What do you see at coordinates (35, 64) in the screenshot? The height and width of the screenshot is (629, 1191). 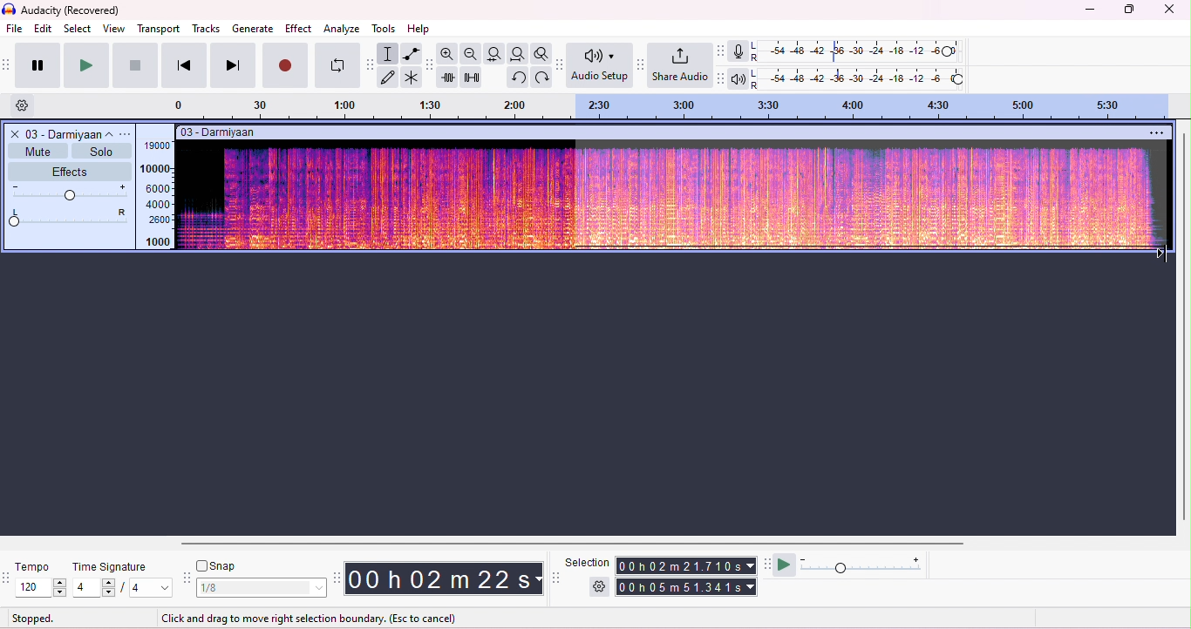 I see `pause` at bounding box center [35, 64].